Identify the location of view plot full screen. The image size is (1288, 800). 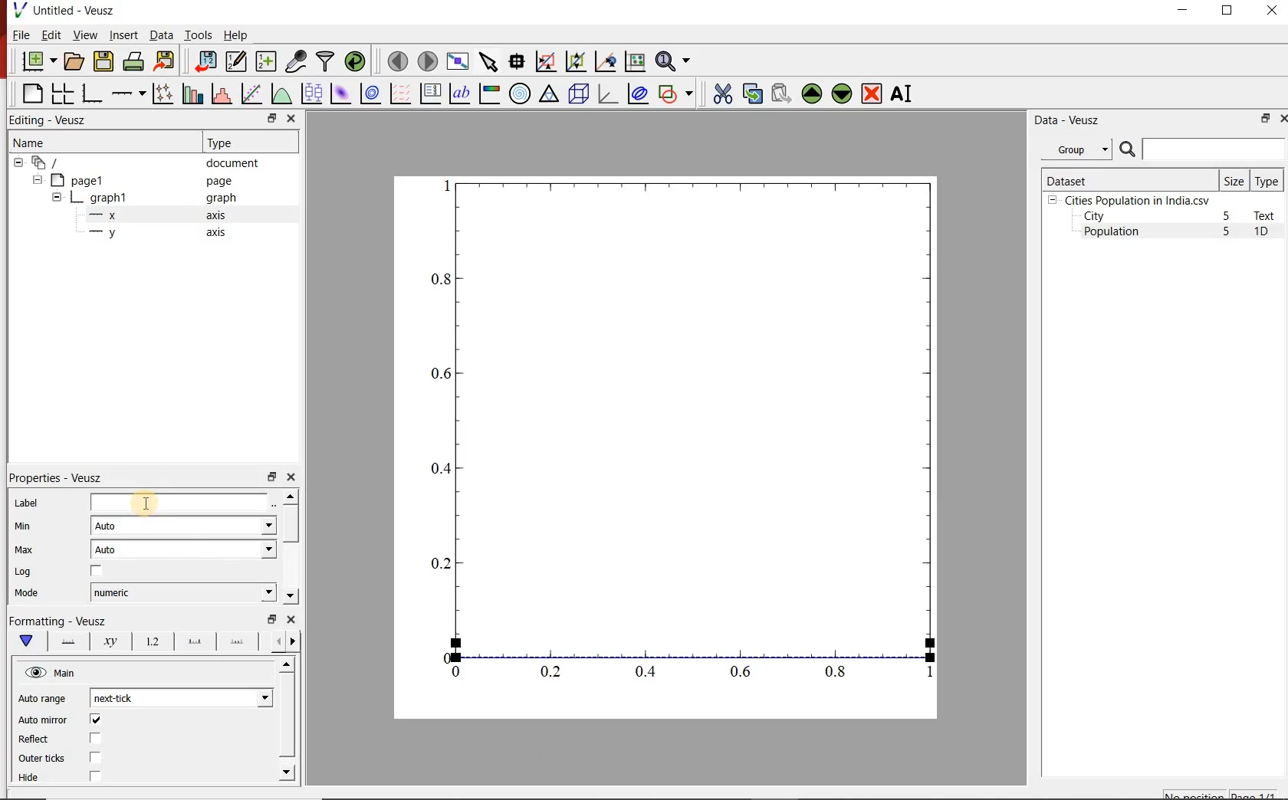
(458, 61).